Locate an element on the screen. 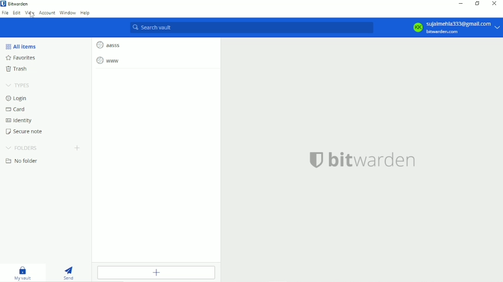  bitwarden is located at coordinates (362, 159).